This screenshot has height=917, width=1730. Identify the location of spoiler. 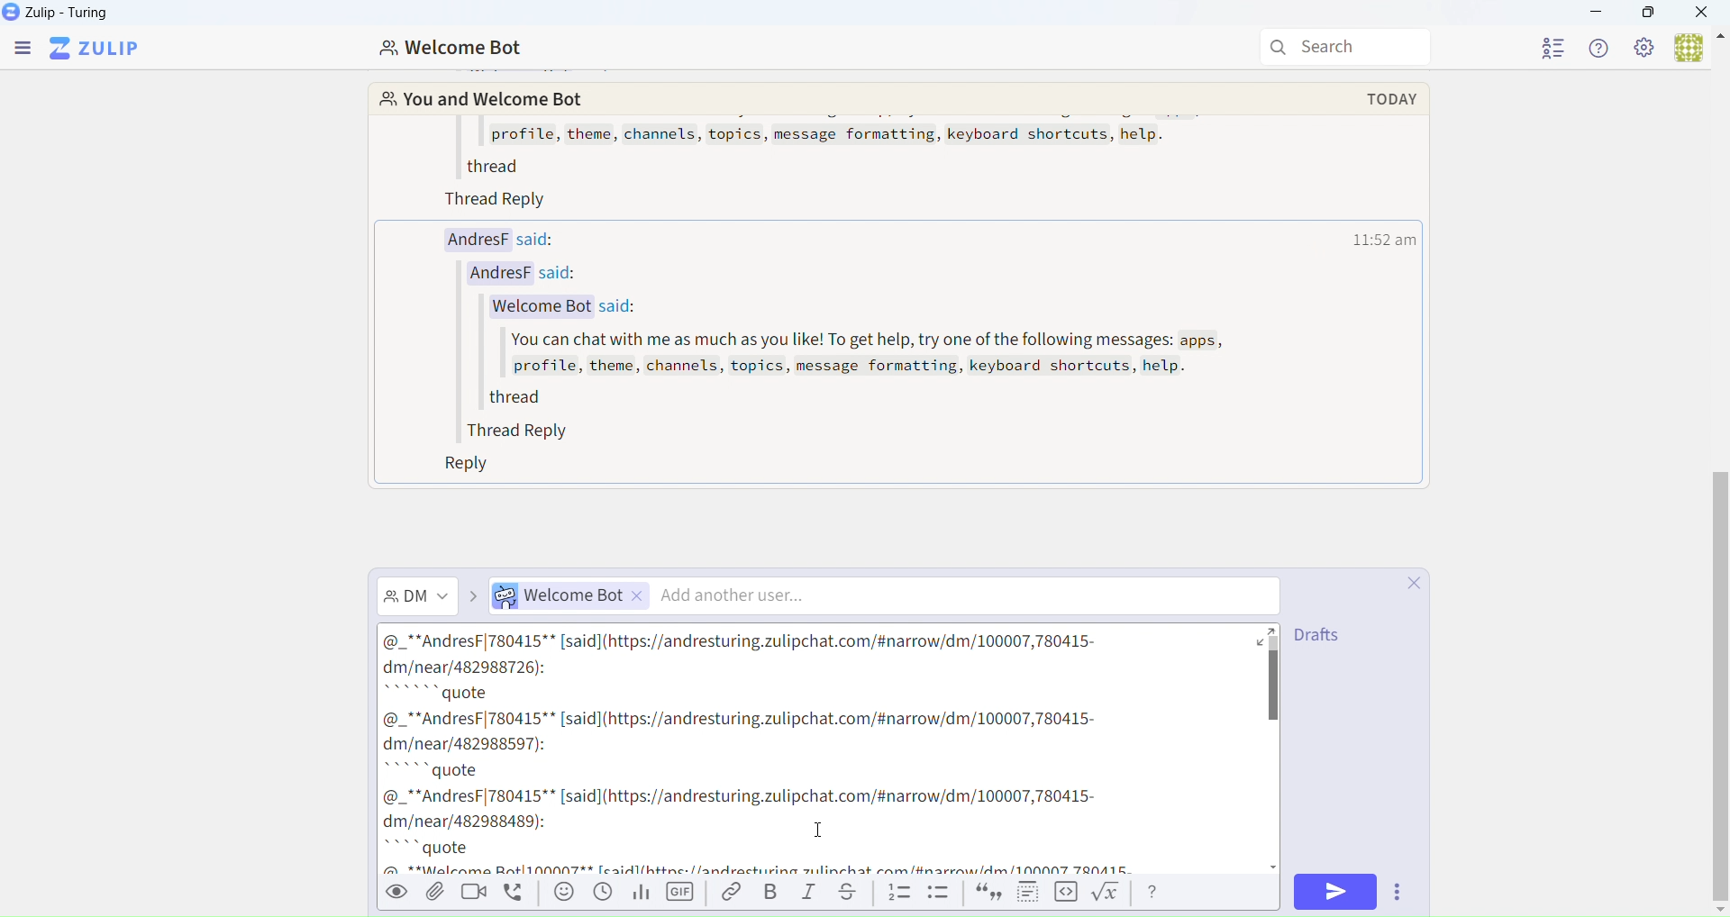
(1028, 894).